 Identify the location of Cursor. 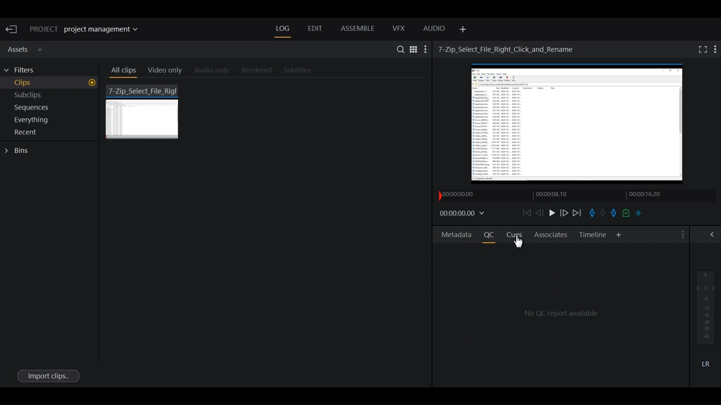
(517, 243).